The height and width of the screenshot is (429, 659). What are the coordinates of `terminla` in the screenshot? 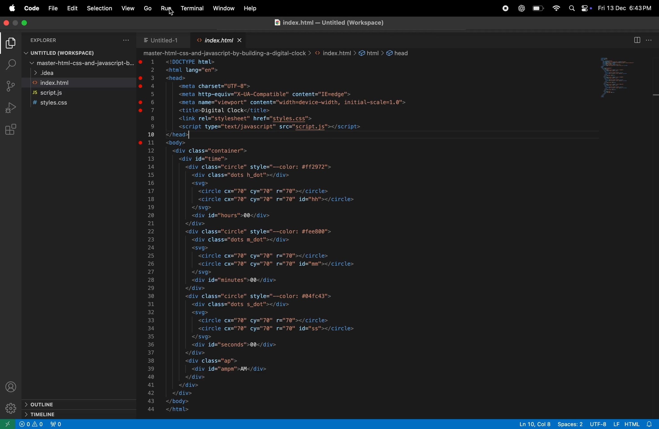 It's located at (191, 8).